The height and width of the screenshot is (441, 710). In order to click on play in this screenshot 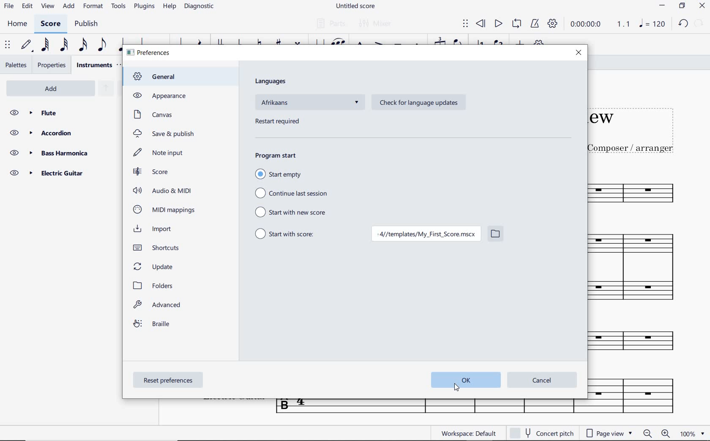, I will do `click(498, 24)`.